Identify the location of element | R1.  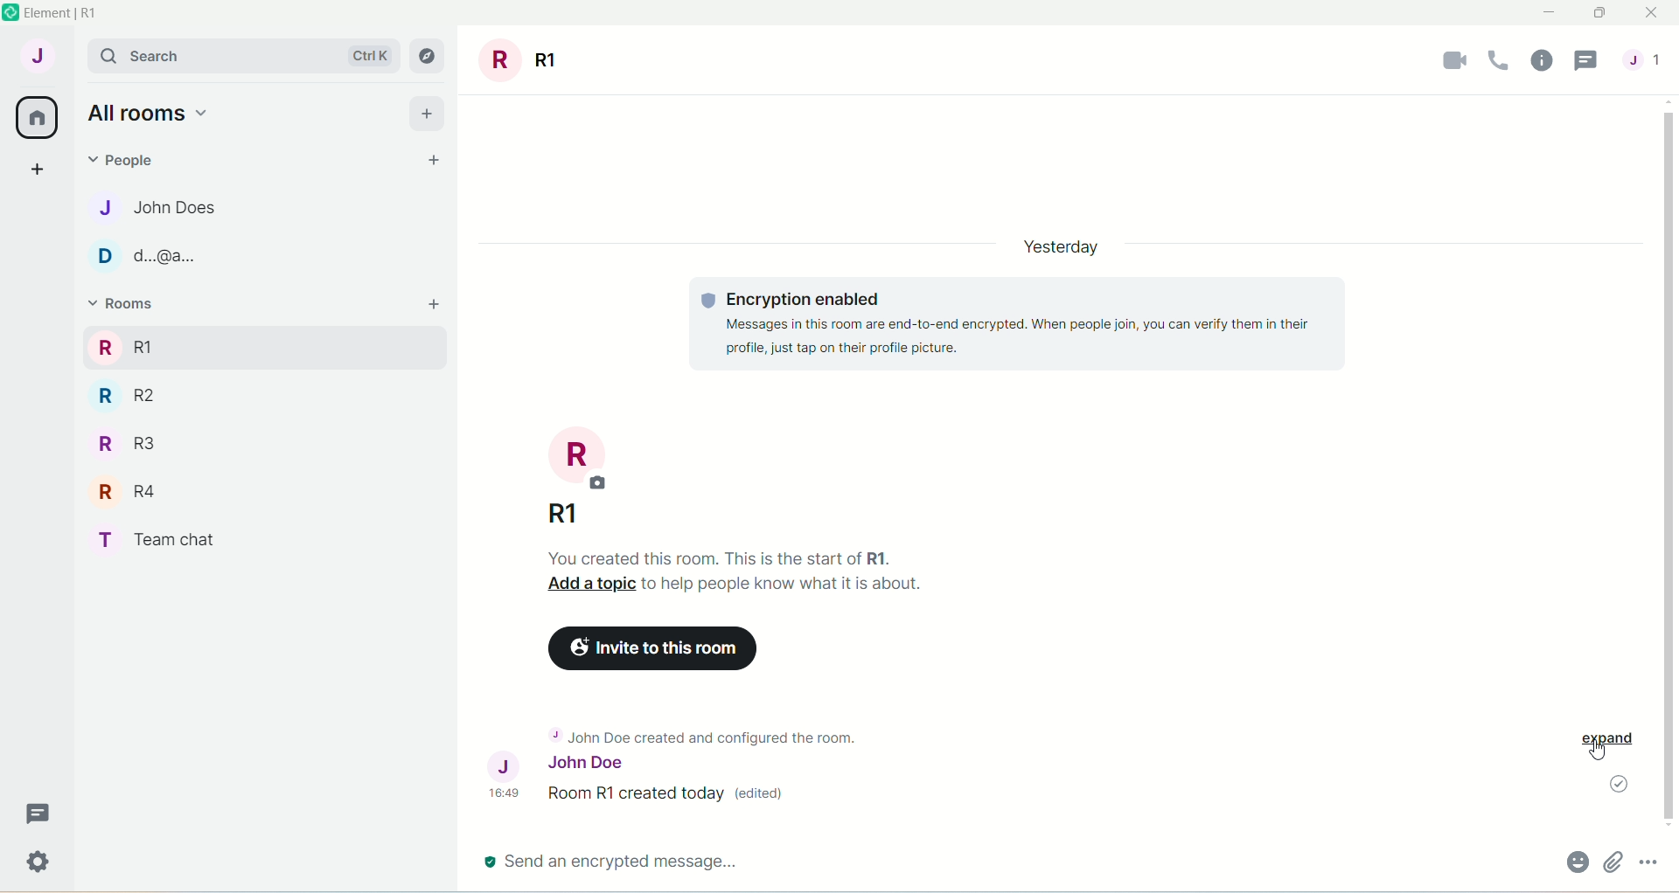
(71, 14).